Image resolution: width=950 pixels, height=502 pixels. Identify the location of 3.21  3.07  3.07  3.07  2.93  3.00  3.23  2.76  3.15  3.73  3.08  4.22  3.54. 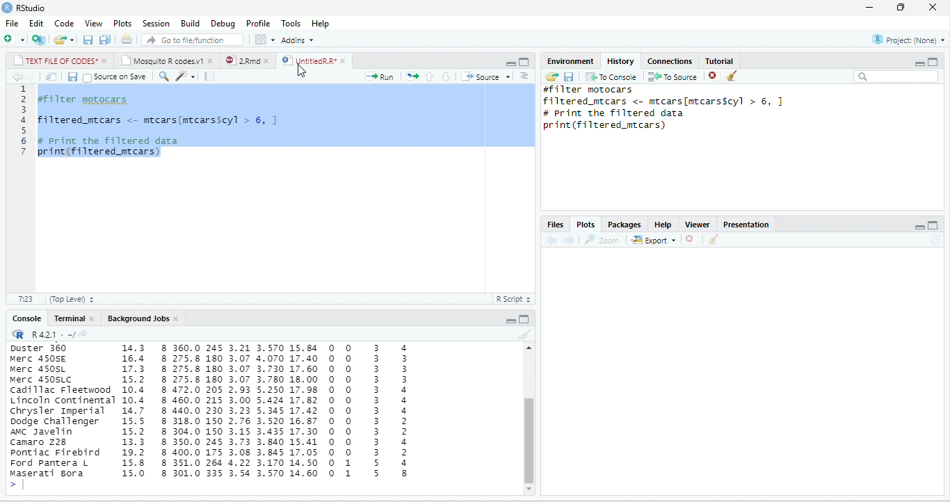
(239, 411).